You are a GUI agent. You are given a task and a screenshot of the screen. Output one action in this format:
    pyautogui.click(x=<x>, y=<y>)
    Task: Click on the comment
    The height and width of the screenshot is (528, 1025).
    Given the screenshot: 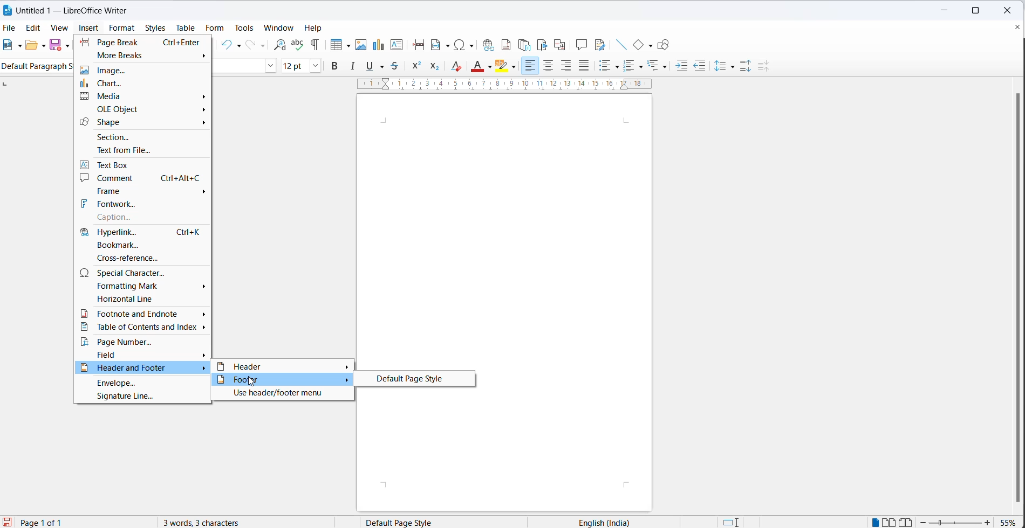 What is the action you would take?
    pyautogui.click(x=138, y=178)
    